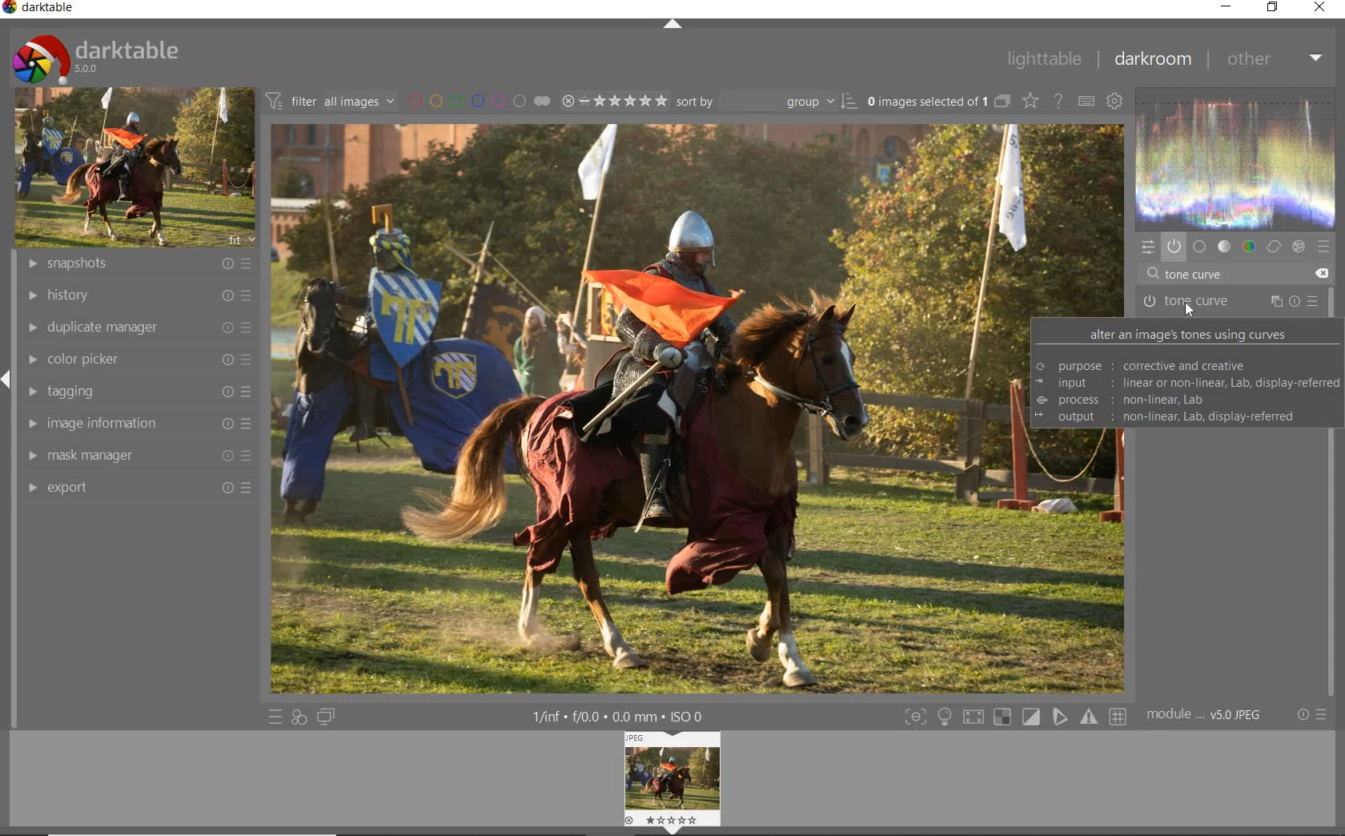  Describe the element at coordinates (1199, 247) in the screenshot. I see `base` at that location.